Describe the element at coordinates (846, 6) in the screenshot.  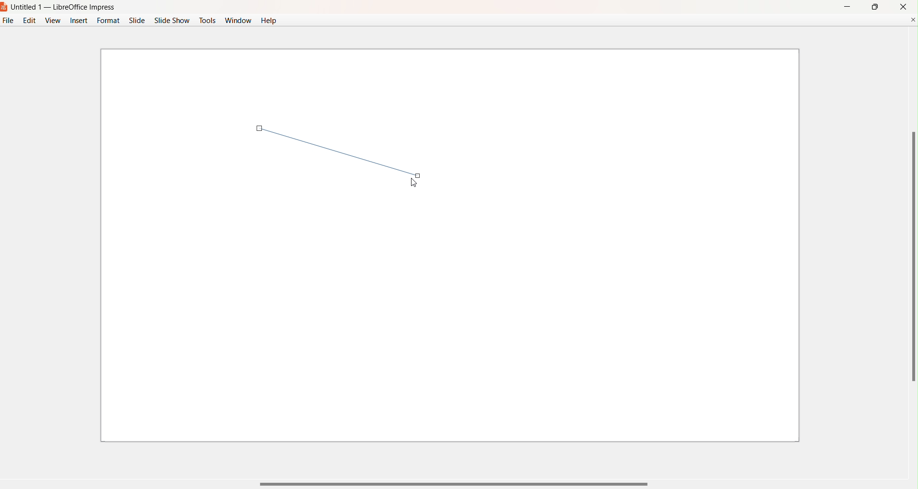
I see `Minimize` at that location.